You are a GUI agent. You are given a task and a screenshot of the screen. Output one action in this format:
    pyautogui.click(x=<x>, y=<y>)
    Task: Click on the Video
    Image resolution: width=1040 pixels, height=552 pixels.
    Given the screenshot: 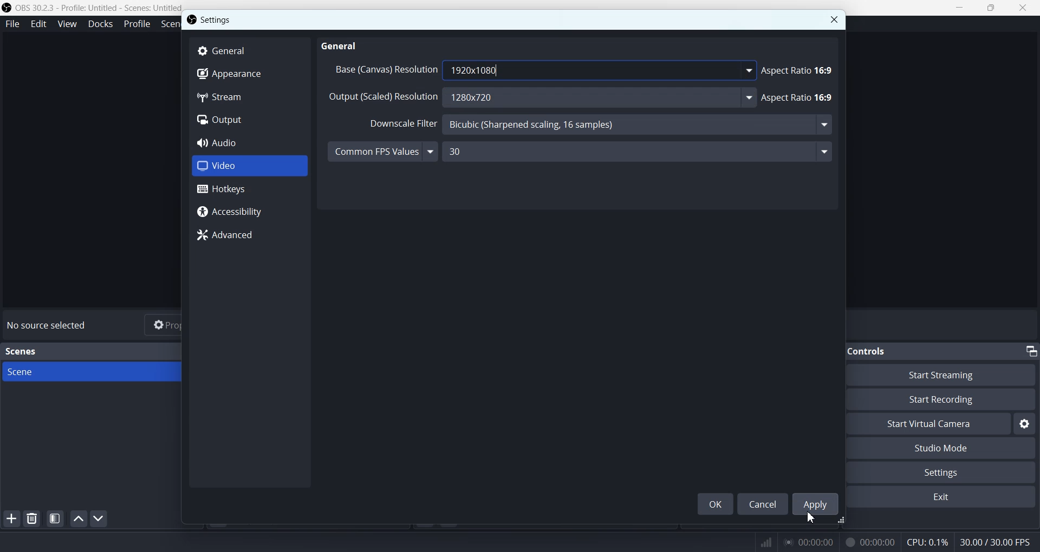 What is the action you would take?
    pyautogui.click(x=249, y=165)
    